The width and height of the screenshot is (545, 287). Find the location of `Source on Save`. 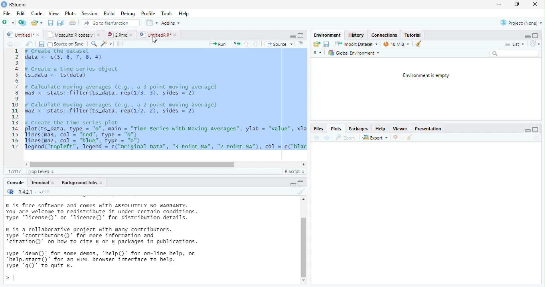

Source on Save is located at coordinates (65, 44).